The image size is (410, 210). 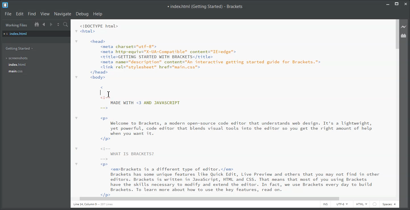 What do you see at coordinates (16, 25) in the screenshot?
I see `Working Files` at bounding box center [16, 25].